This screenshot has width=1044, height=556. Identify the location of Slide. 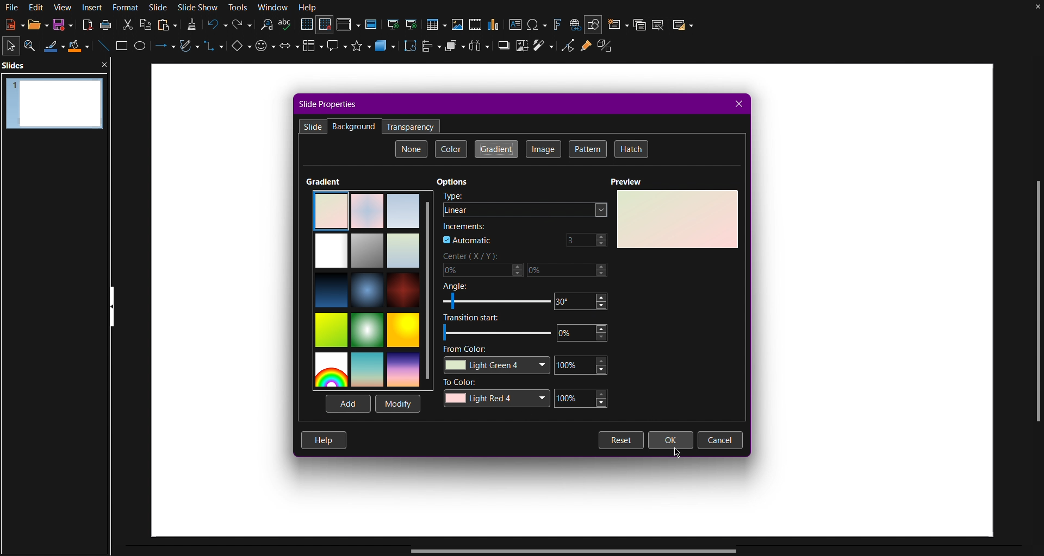
(313, 126).